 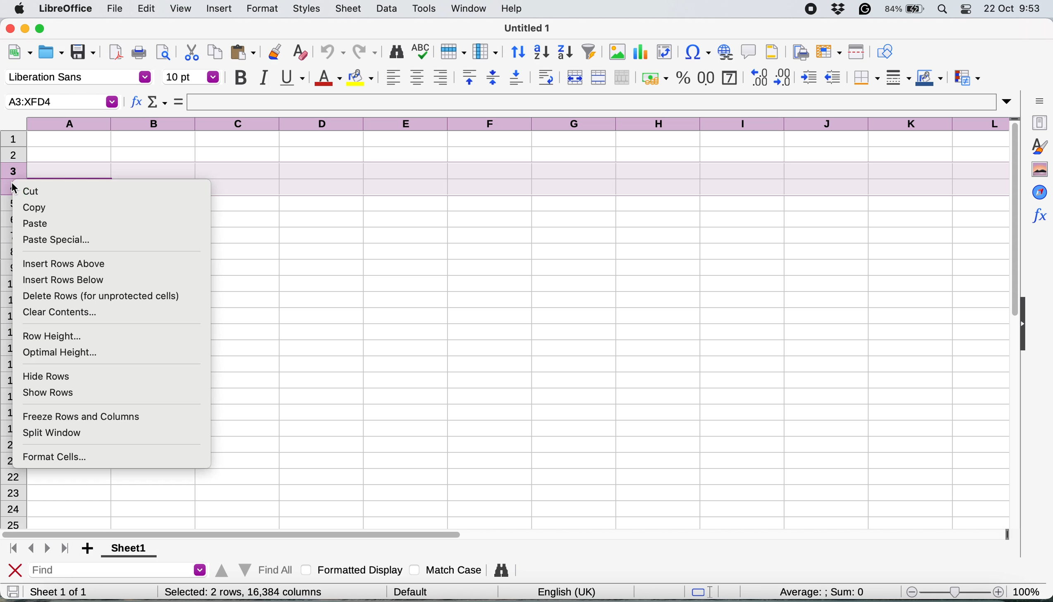 What do you see at coordinates (706, 77) in the screenshot?
I see `format as number` at bounding box center [706, 77].